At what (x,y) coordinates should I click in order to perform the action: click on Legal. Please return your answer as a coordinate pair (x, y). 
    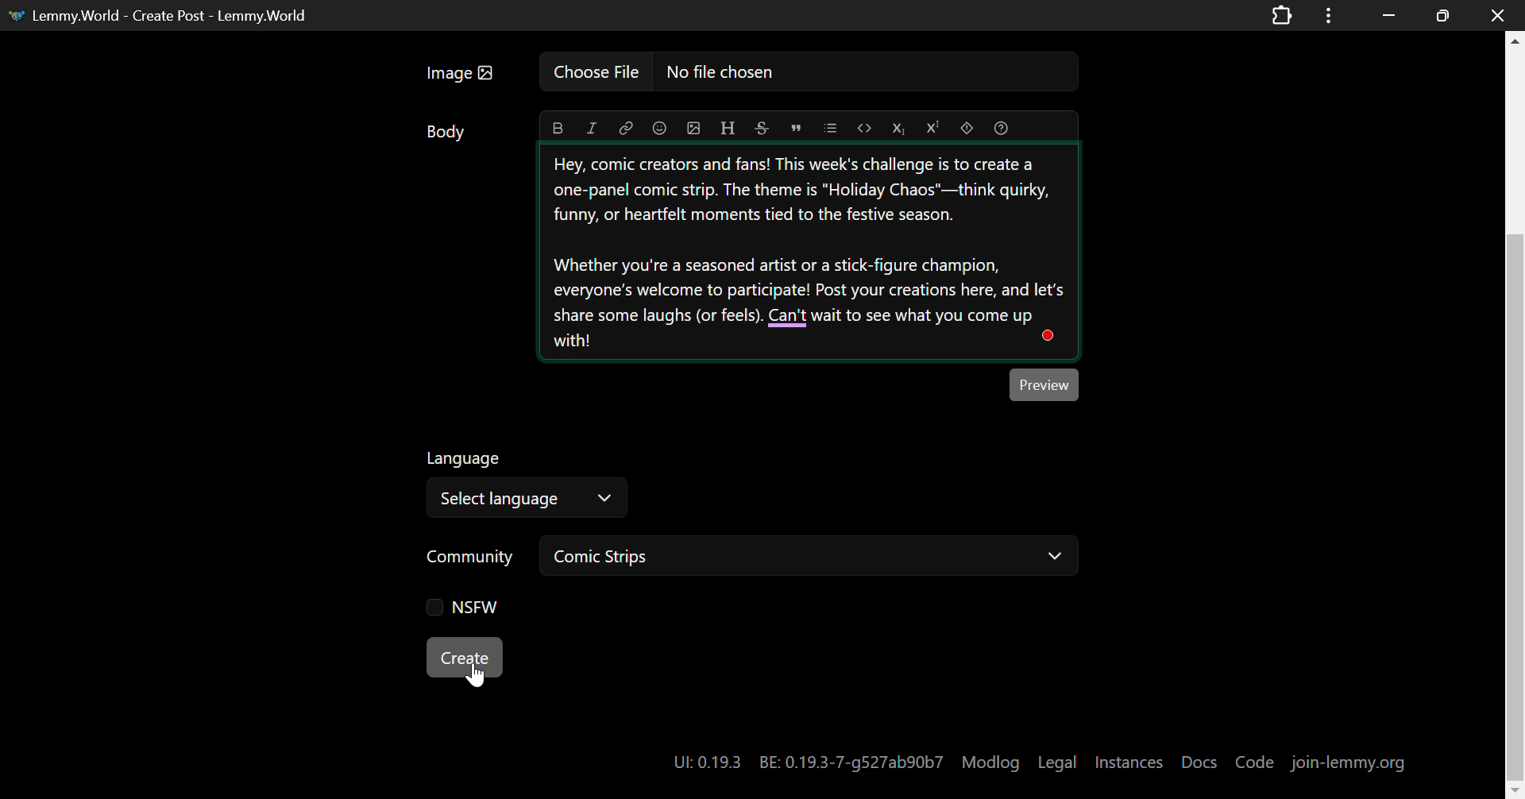
    Looking at the image, I should click on (1058, 763).